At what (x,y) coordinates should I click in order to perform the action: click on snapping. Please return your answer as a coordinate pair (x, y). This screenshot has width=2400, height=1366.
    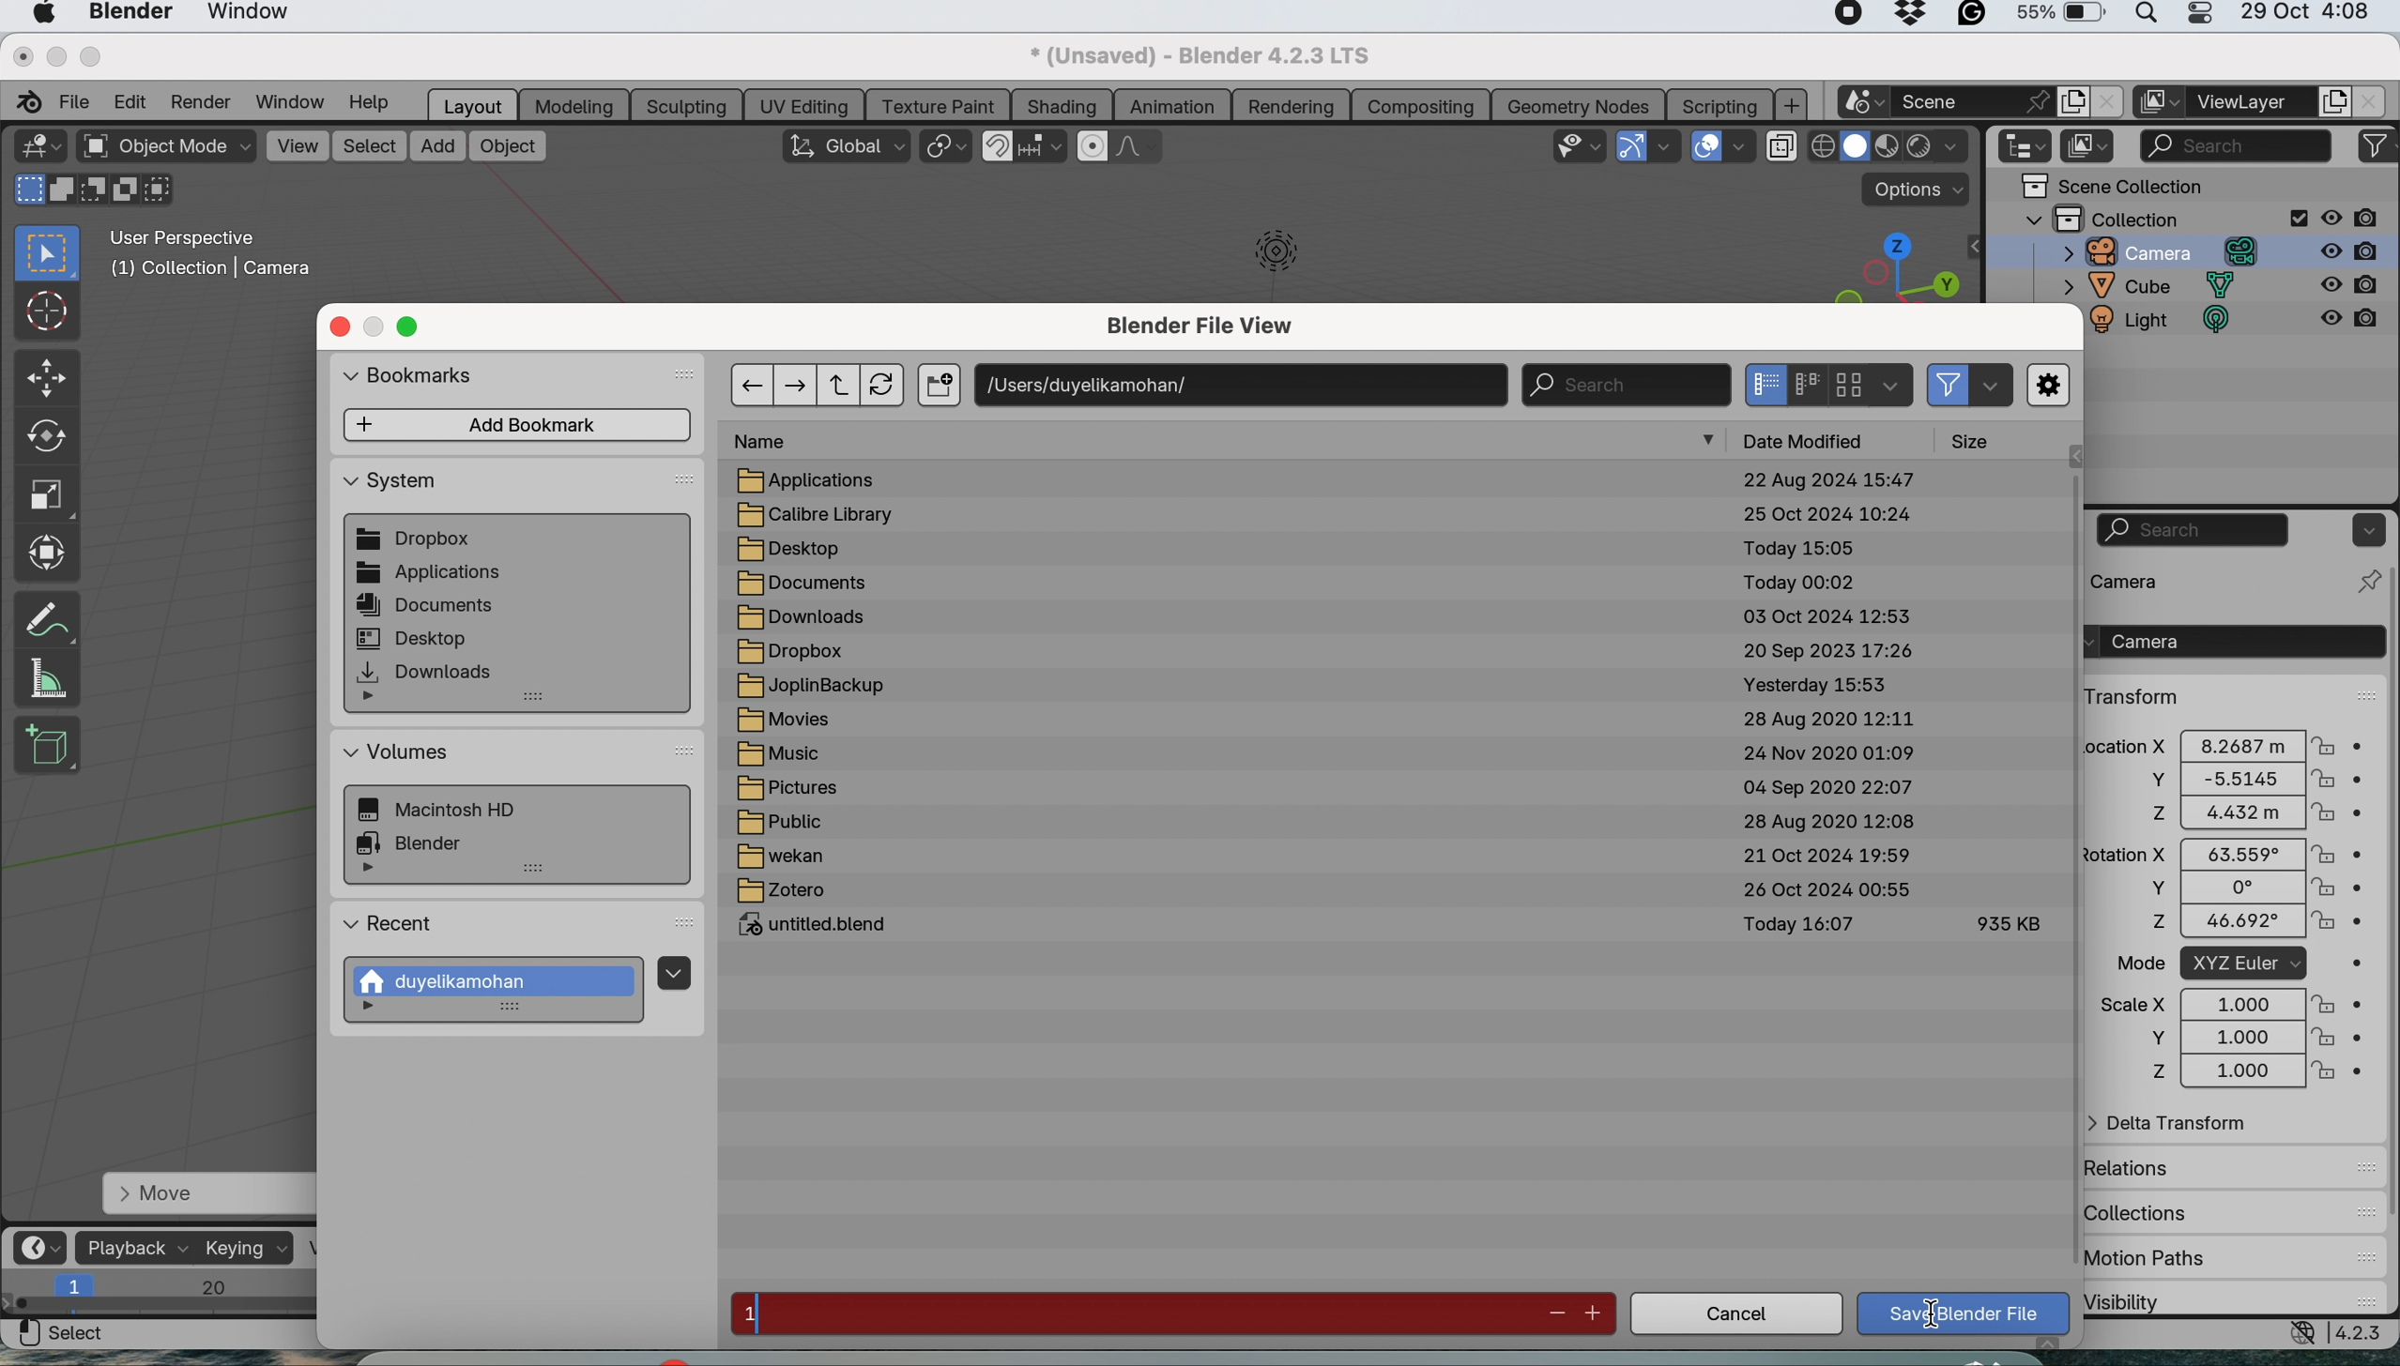
    Looking at the image, I should click on (1044, 147).